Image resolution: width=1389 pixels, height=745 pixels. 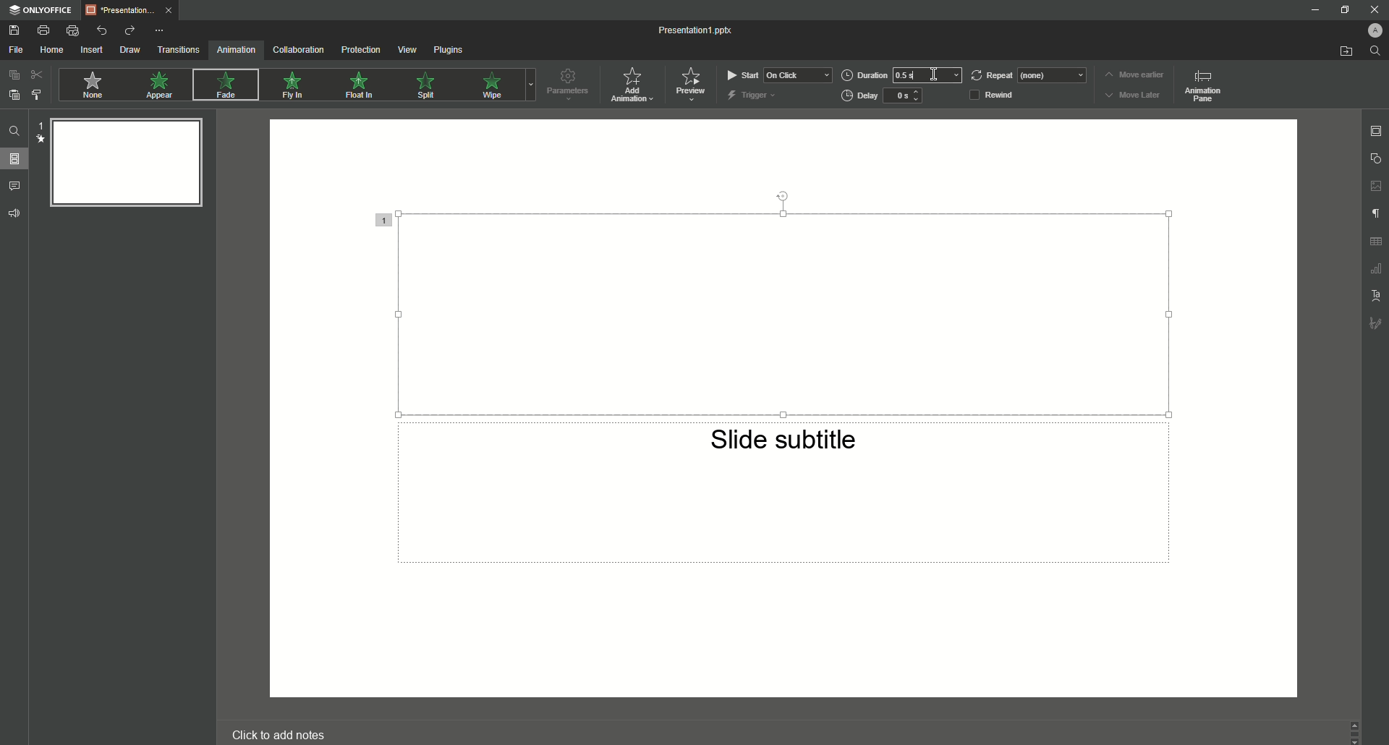 What do you see at coordinates (1343, 10) in the screenshot?
I see `Minimize` at bounding box center [1343, 10].